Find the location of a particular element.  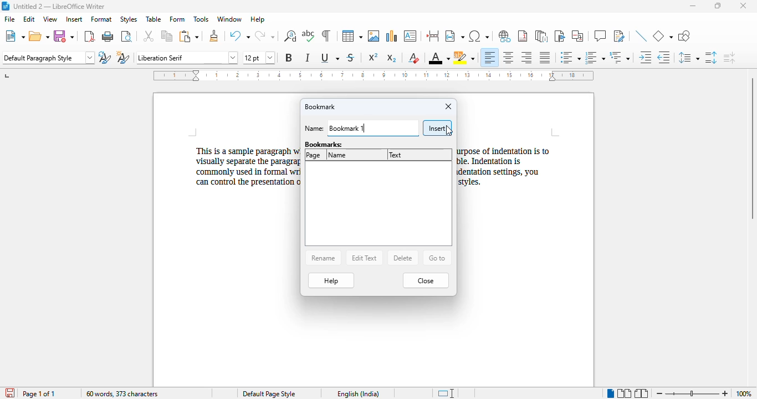

save is located at coordinates (64, 37).